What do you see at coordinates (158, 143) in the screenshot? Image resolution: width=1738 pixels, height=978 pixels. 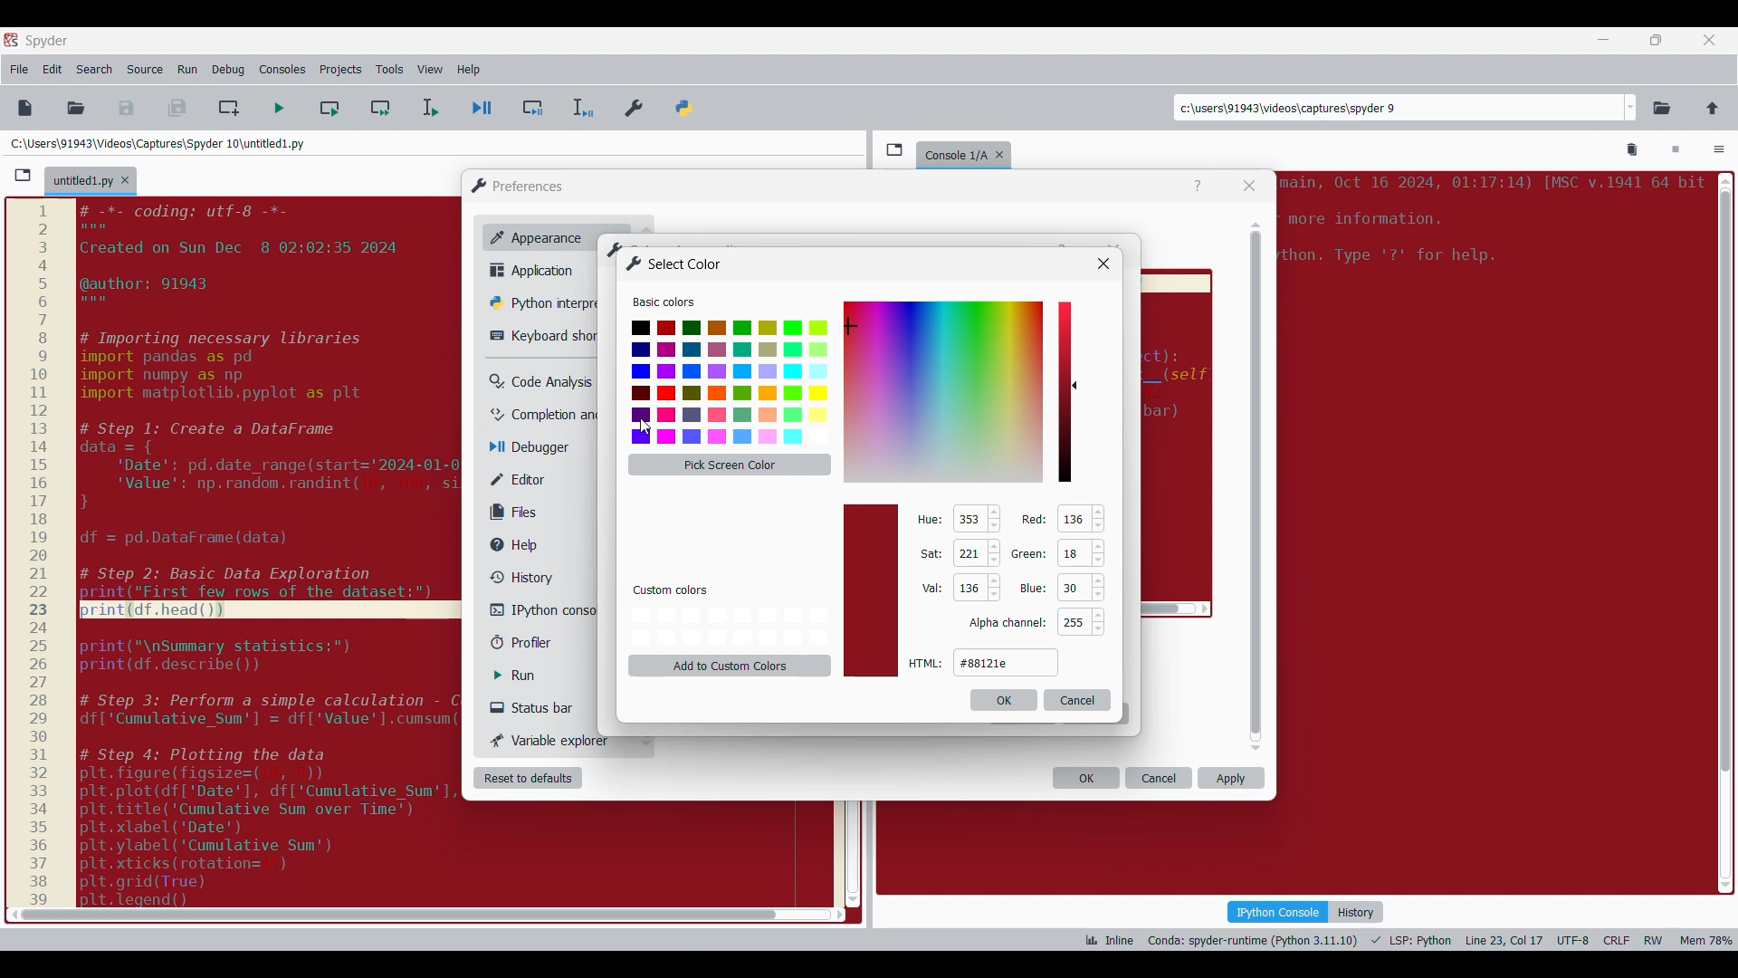 I see `File location` at bounding box center [158, 143].